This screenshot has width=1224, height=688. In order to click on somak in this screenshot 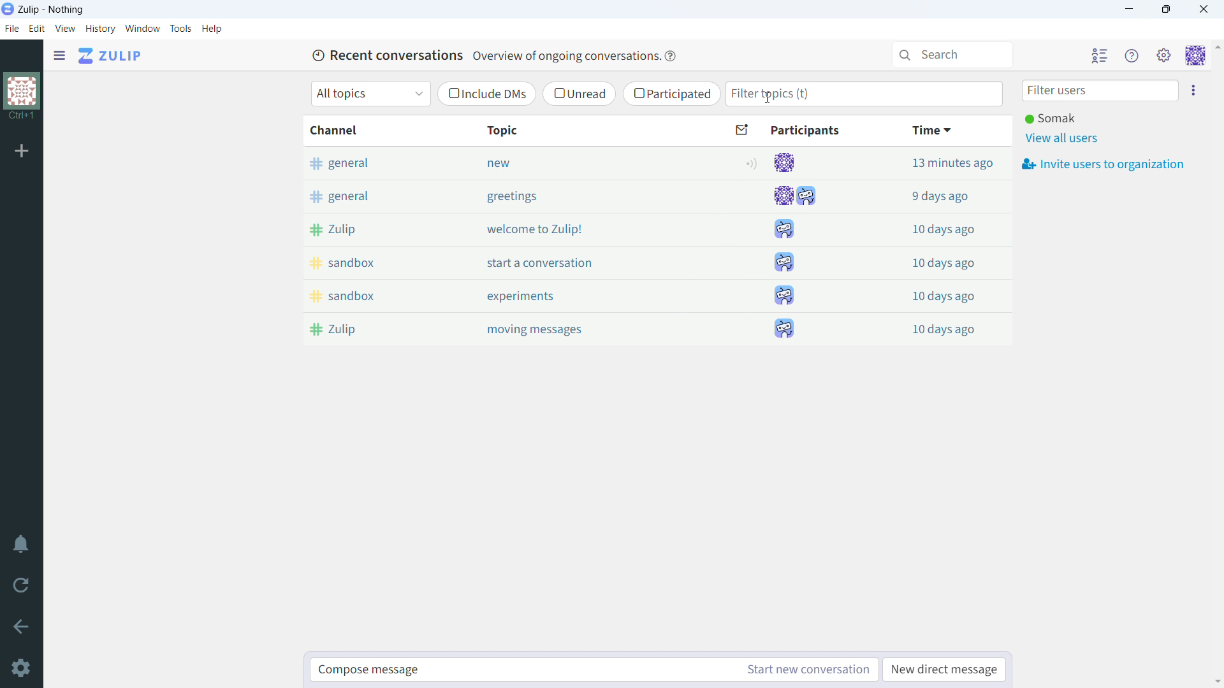, I will do `click(1051, 118)`.